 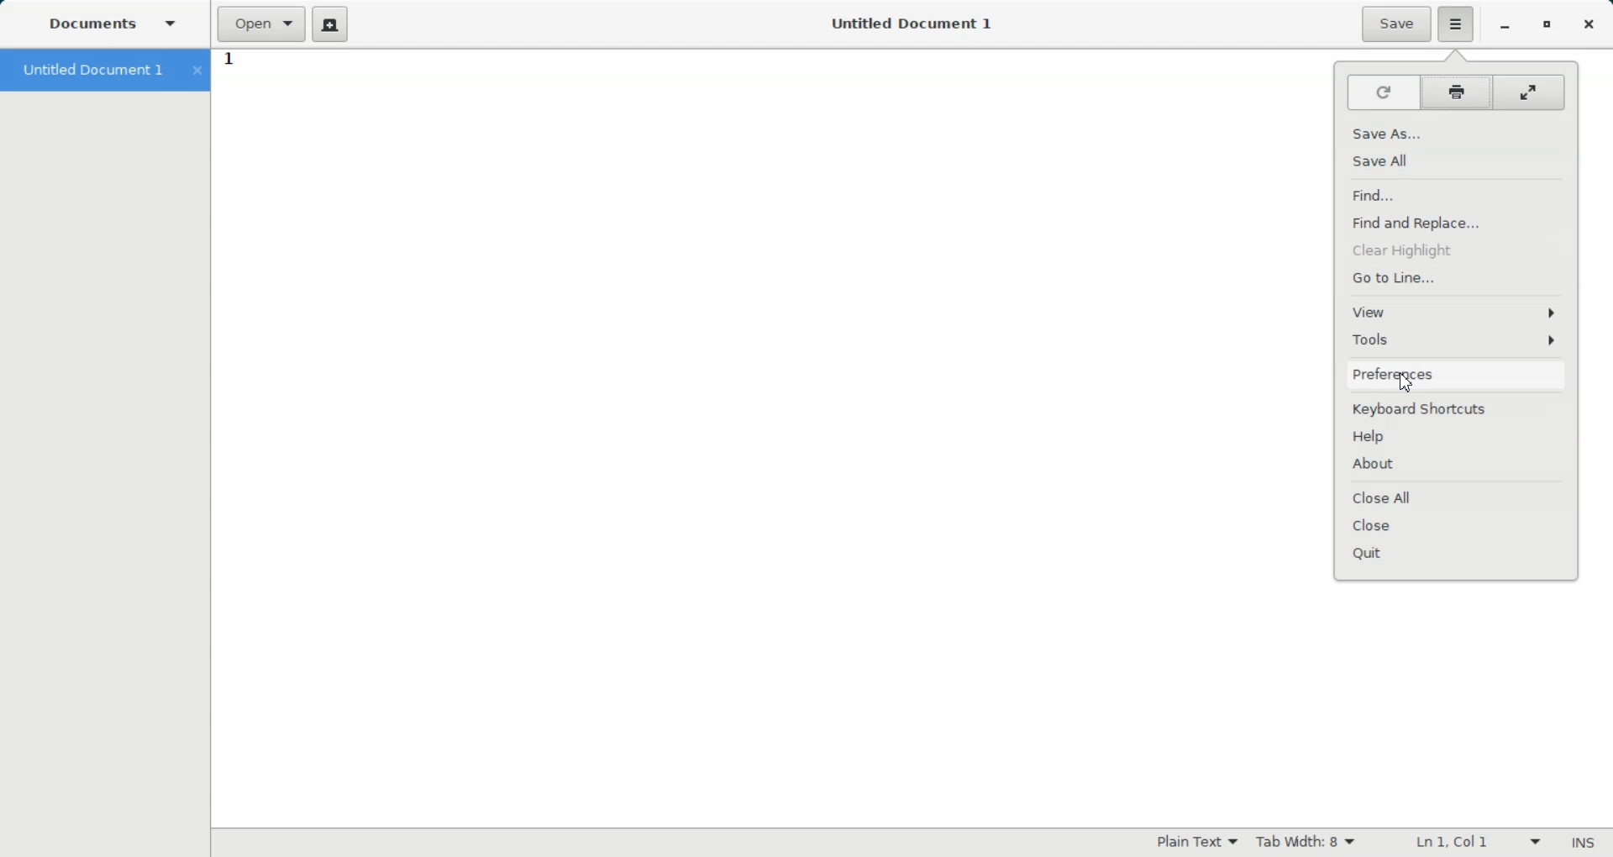 What do you see at coordinates (1588, 25) in the screenshot?
I see `Close` at bounding box center [1588, 25].